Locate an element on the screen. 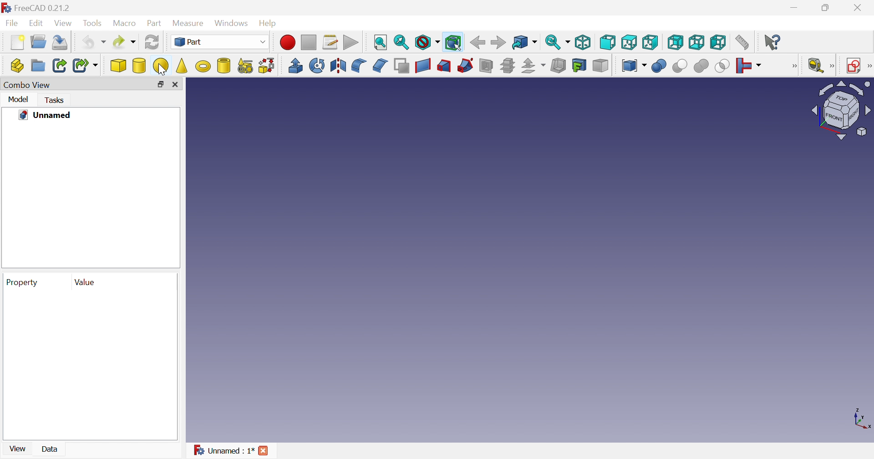  Execute macro is located at coordinates (352, 42).